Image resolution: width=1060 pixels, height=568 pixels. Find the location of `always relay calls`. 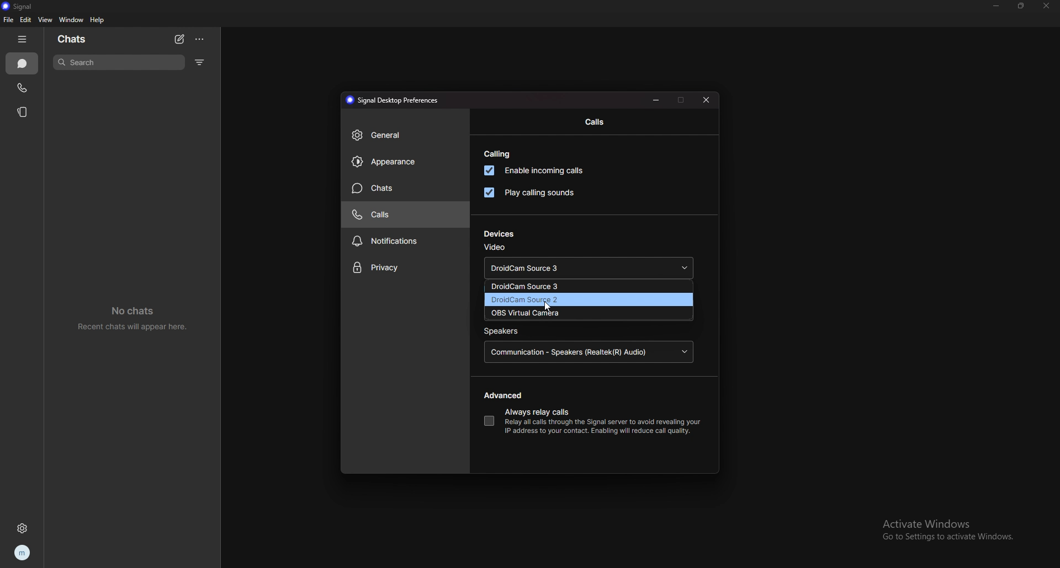

always relay calls is located at coordinates (489, 421).